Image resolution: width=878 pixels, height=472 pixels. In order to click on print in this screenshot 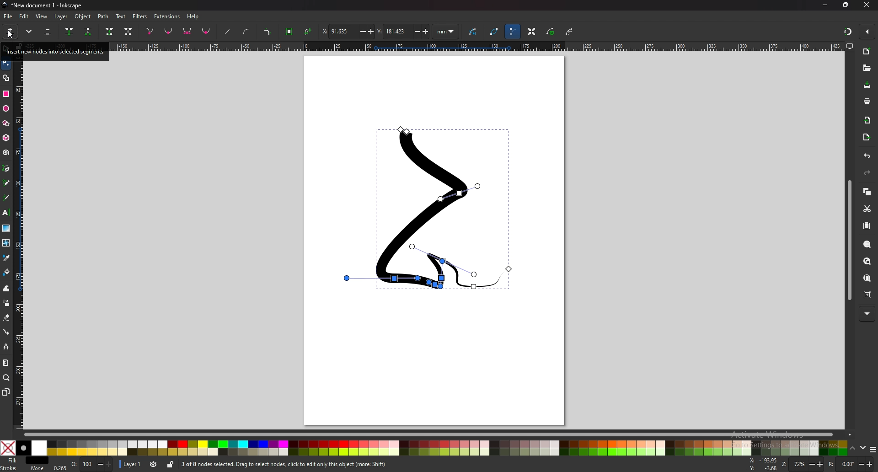, I will do `click(867, 102)`.